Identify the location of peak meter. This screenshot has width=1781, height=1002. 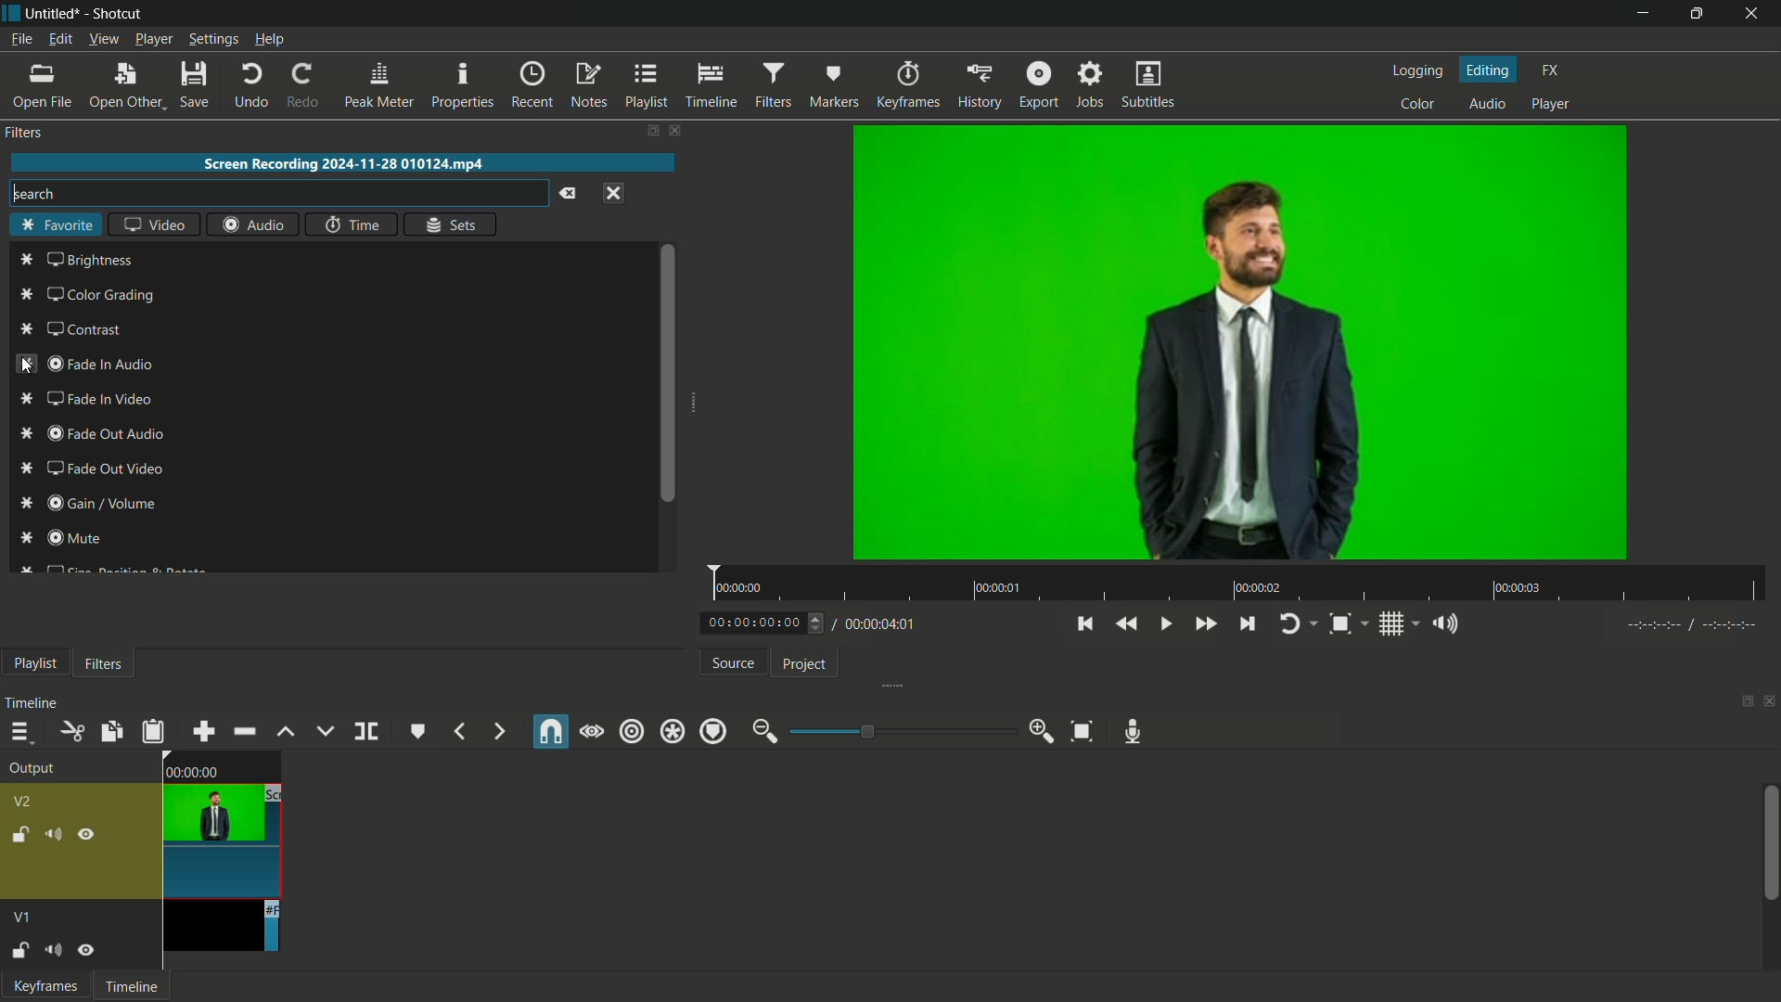
(378, 84).